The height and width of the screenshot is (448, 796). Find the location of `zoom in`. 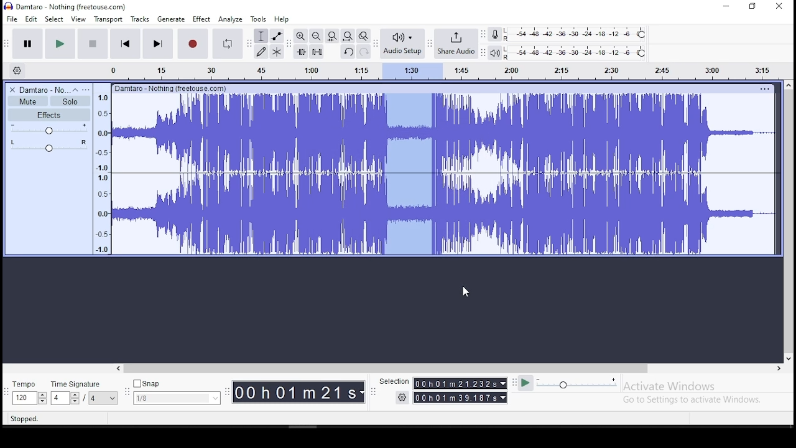

zoom in is located at coordinates (301, 35).